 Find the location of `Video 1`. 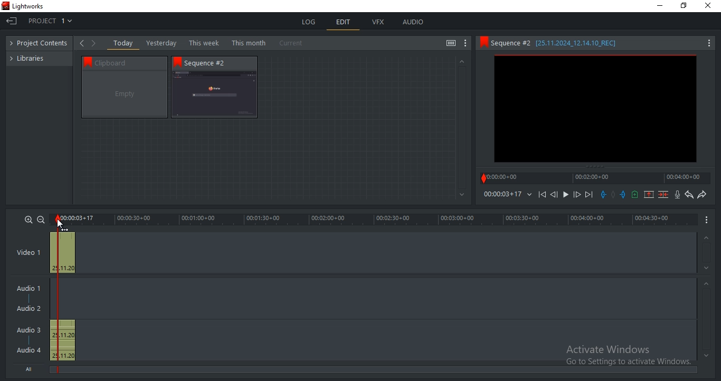

Video 1 is located at coordinates (29, 253).